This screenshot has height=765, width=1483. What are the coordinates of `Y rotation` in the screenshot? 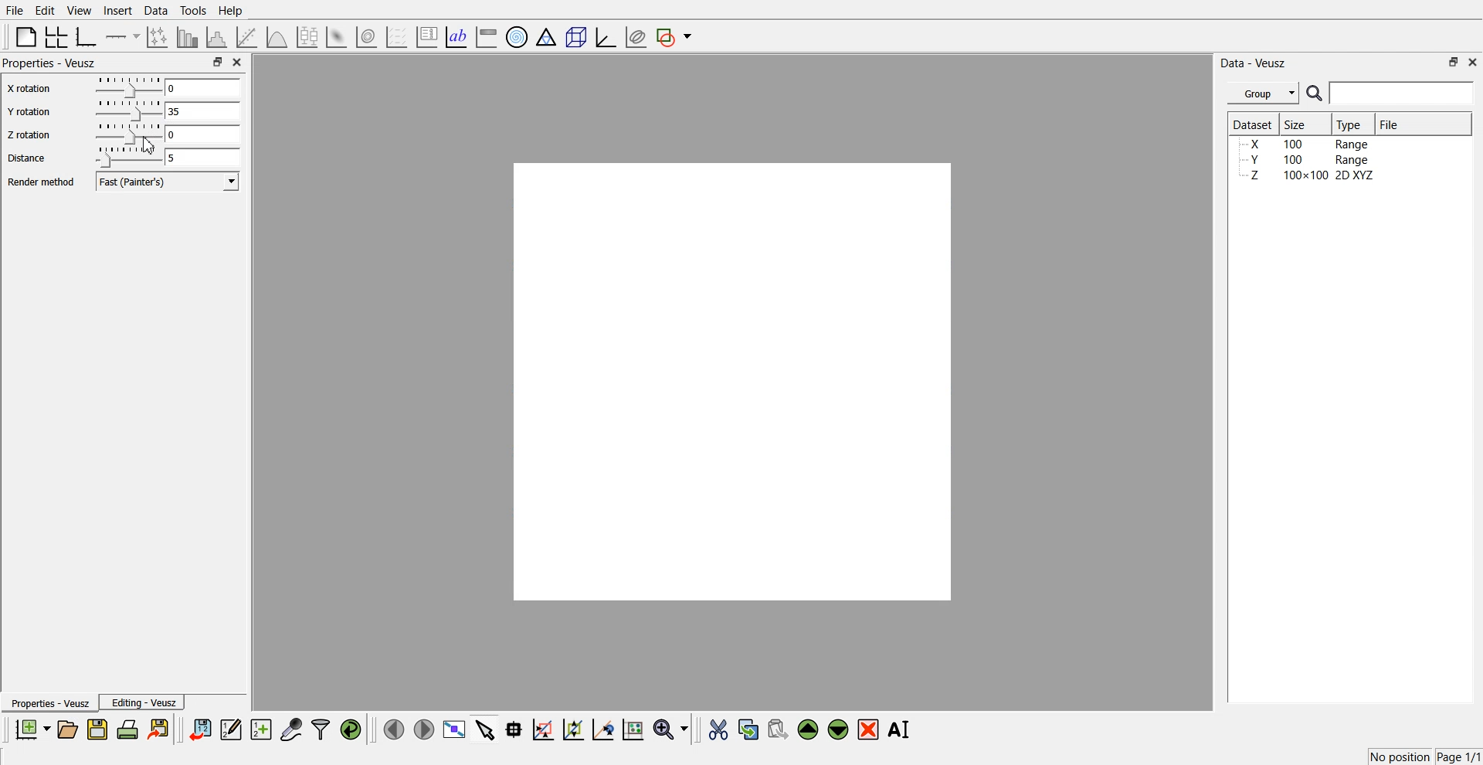 It's located at (30, 112).